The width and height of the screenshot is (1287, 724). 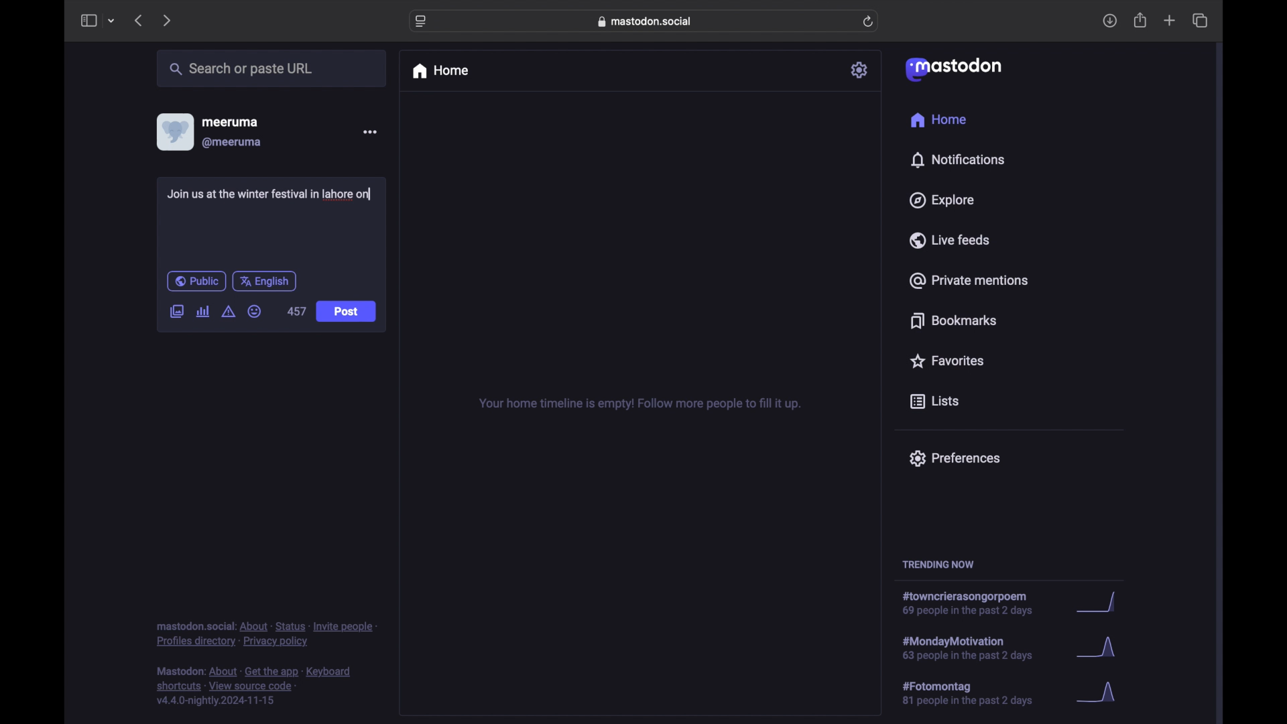 What do you see at coordinates (953, 320) in the screenshot?
I see `bookmarks` at bounding box center [953, 320].